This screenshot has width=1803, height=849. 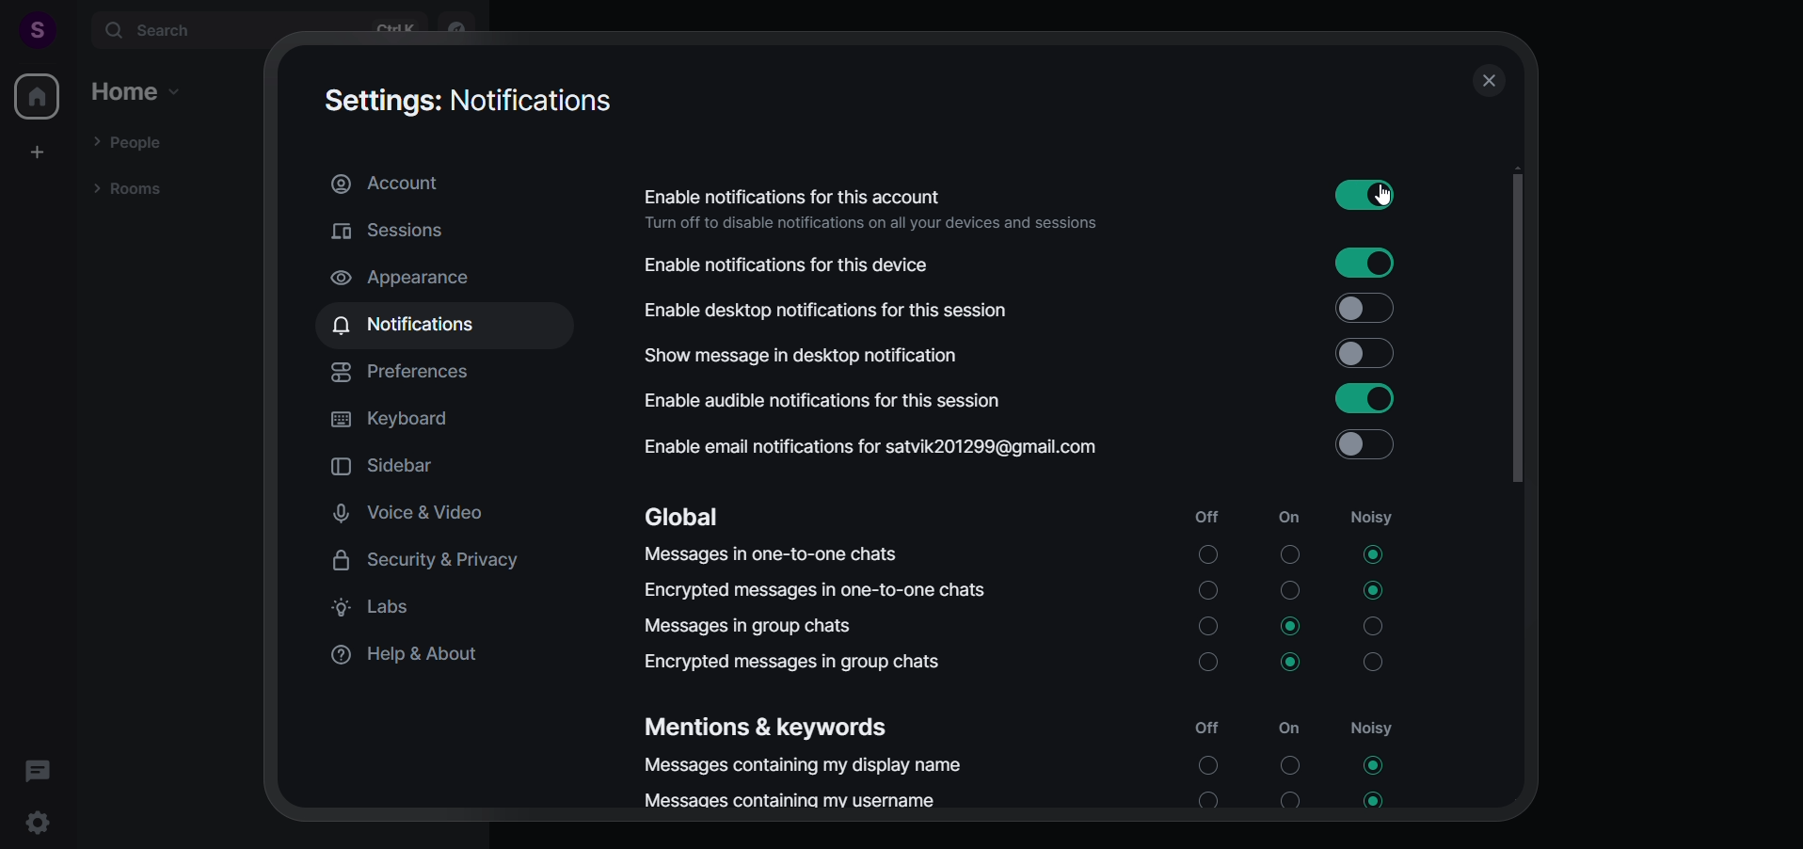 I want to click on enable notification for this account, so click(x=1038, y=200).